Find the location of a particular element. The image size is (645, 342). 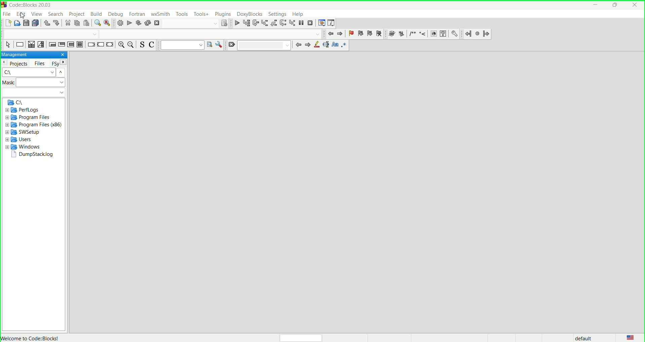

debugging window is located at coordinates (322, 23).